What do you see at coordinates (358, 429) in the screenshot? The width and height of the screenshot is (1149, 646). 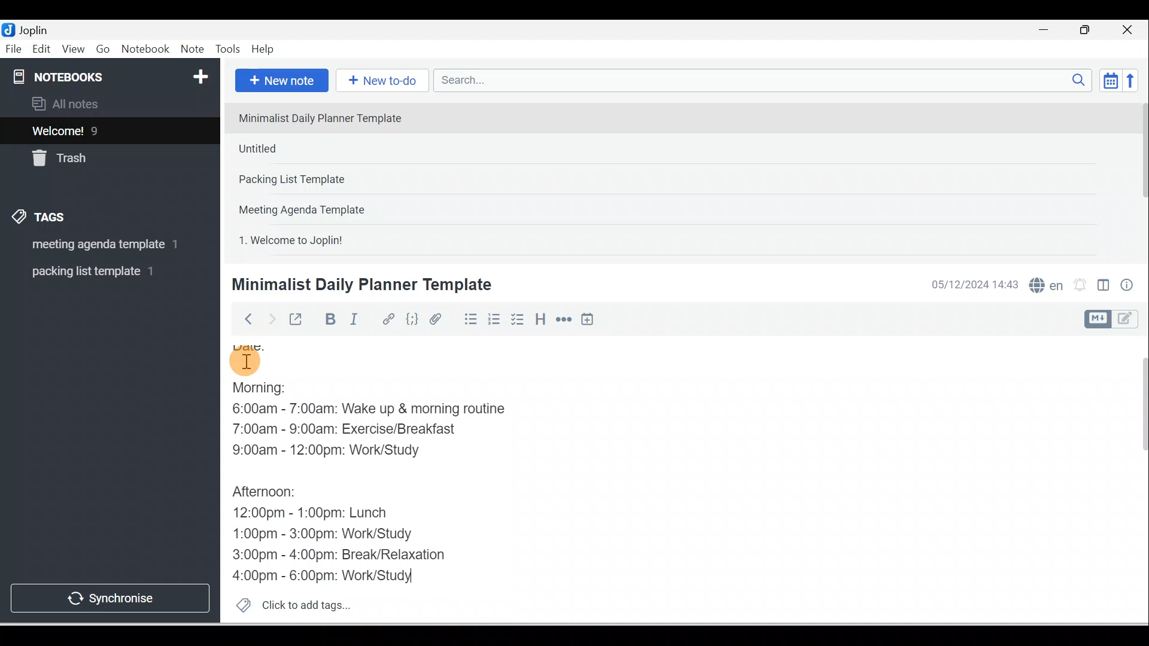 I see `7:00am - 9:00am: Exercise/Breakfast` at bounding box center [358, 429].